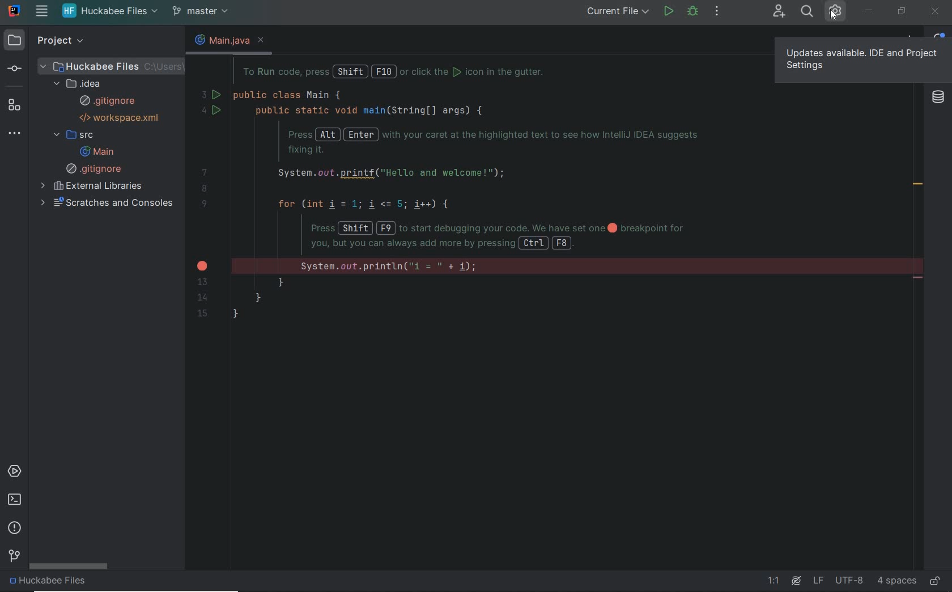  What do you see at coordinates (939, 98) in the screenshot?
I see `database` at bounding box center [939, 98].